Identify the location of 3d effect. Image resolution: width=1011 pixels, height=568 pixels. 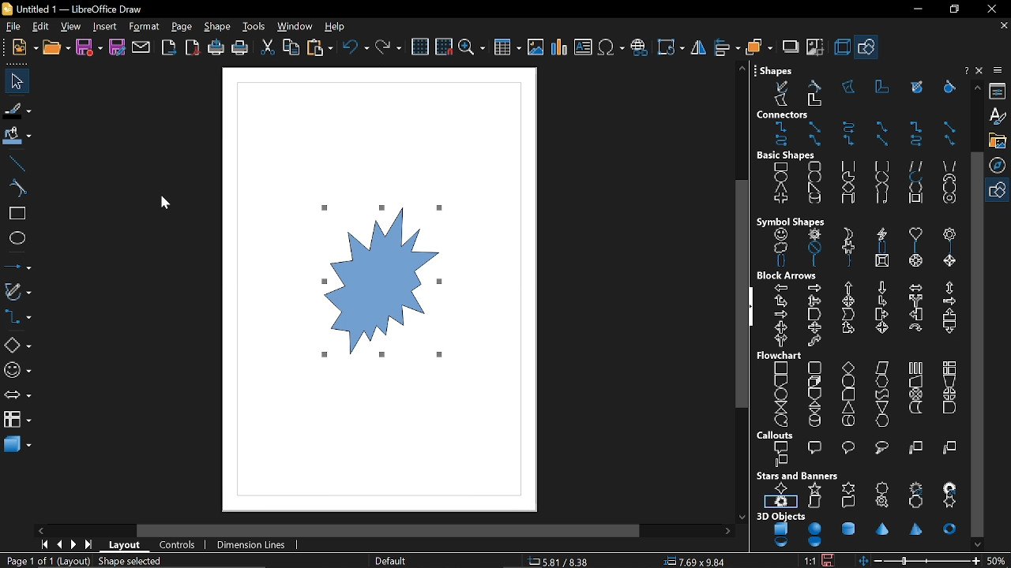
(841, 47).